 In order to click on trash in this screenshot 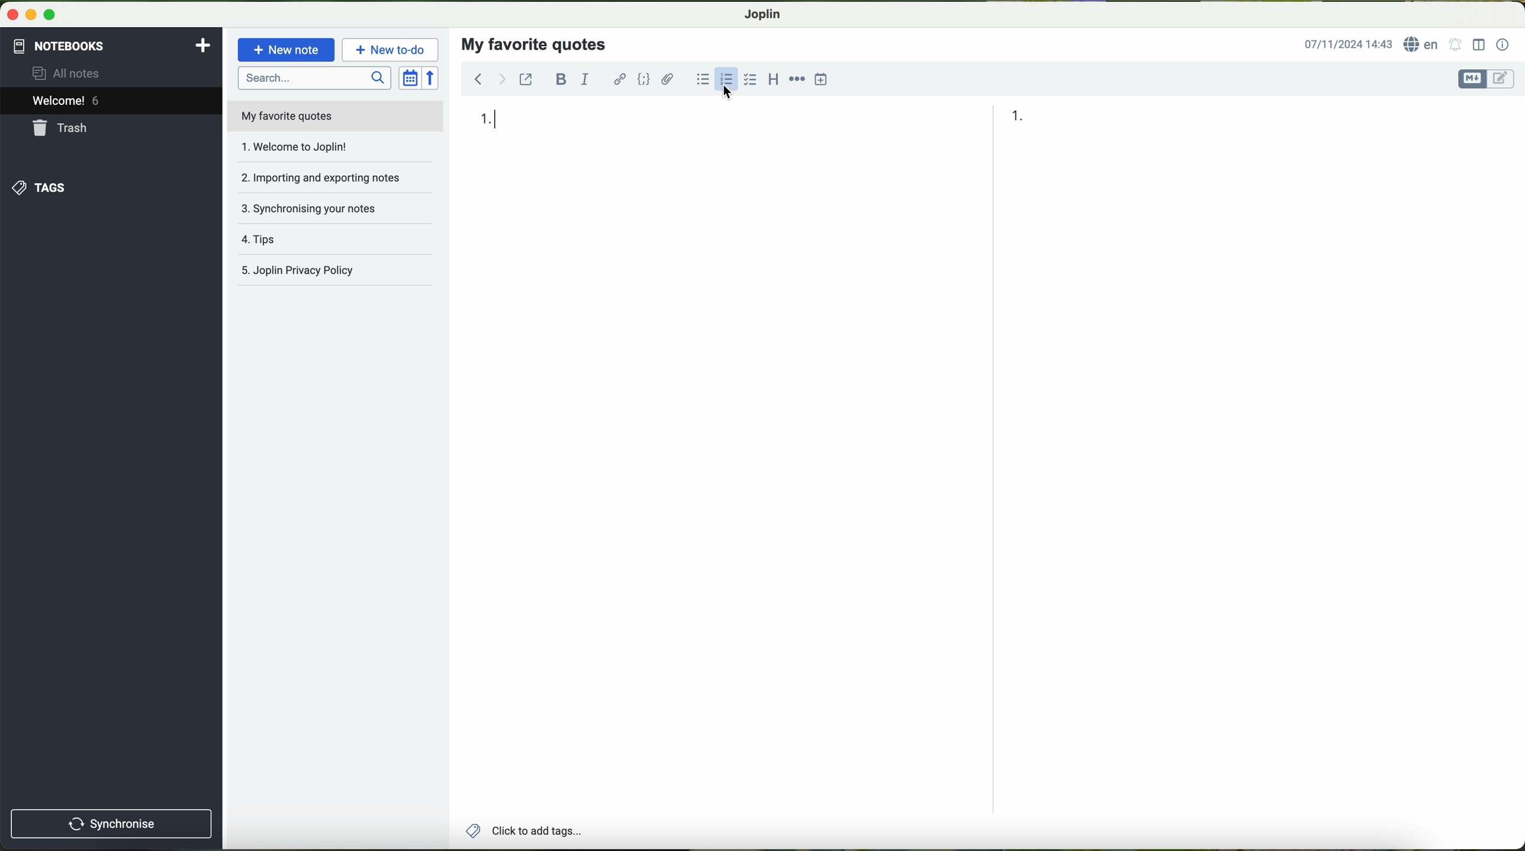, I will do `click(112, 129)`.